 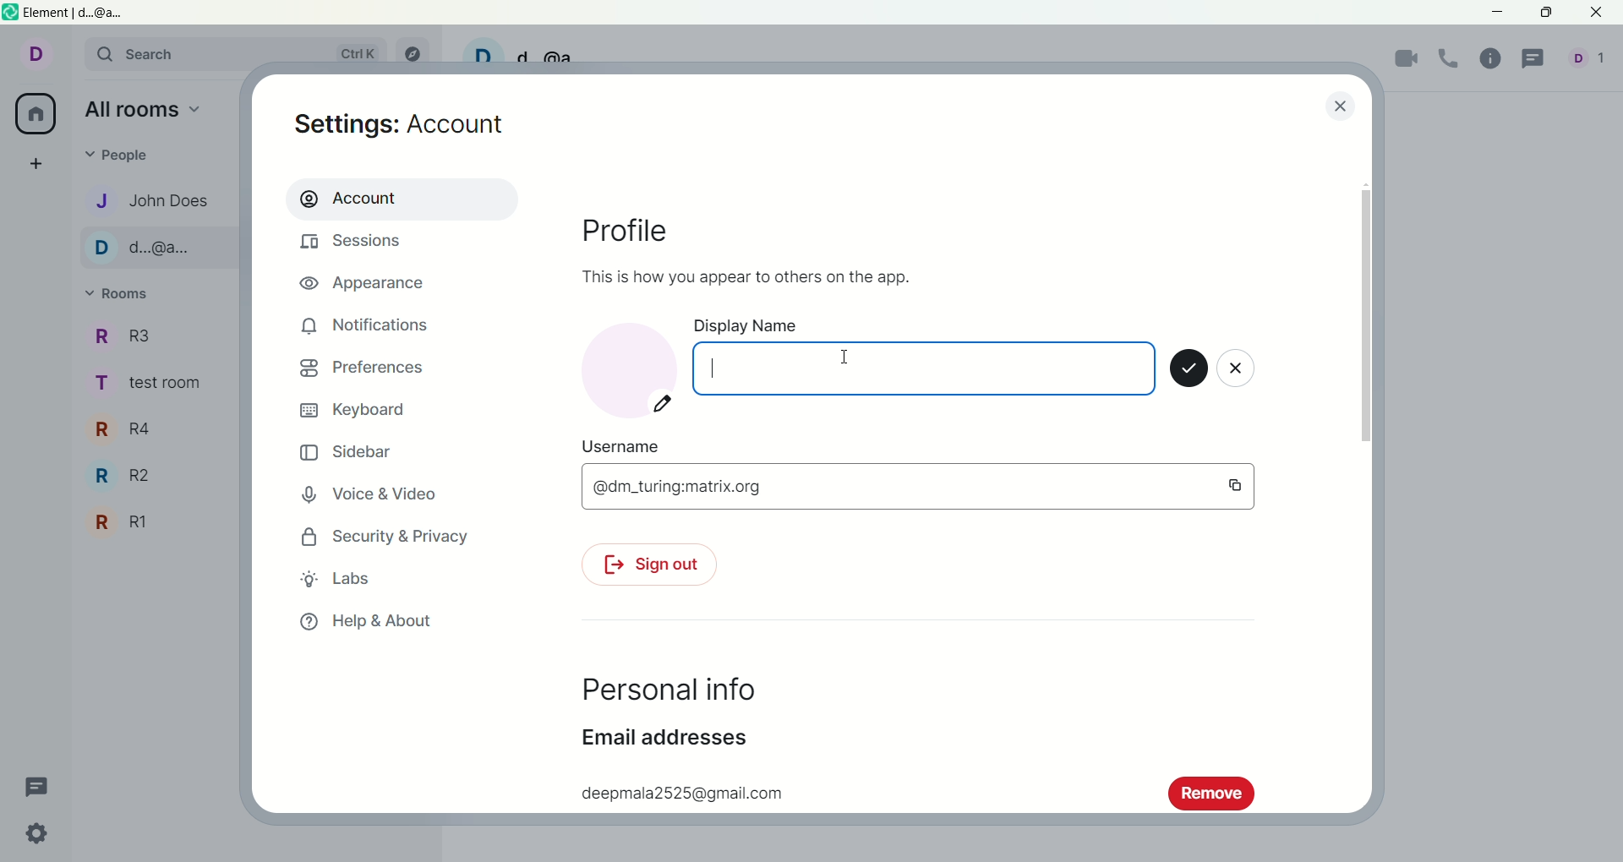 What do you see at coordinates (356, 244) in the screenshot?
I see `sessions` at bounding box center [356, 244].